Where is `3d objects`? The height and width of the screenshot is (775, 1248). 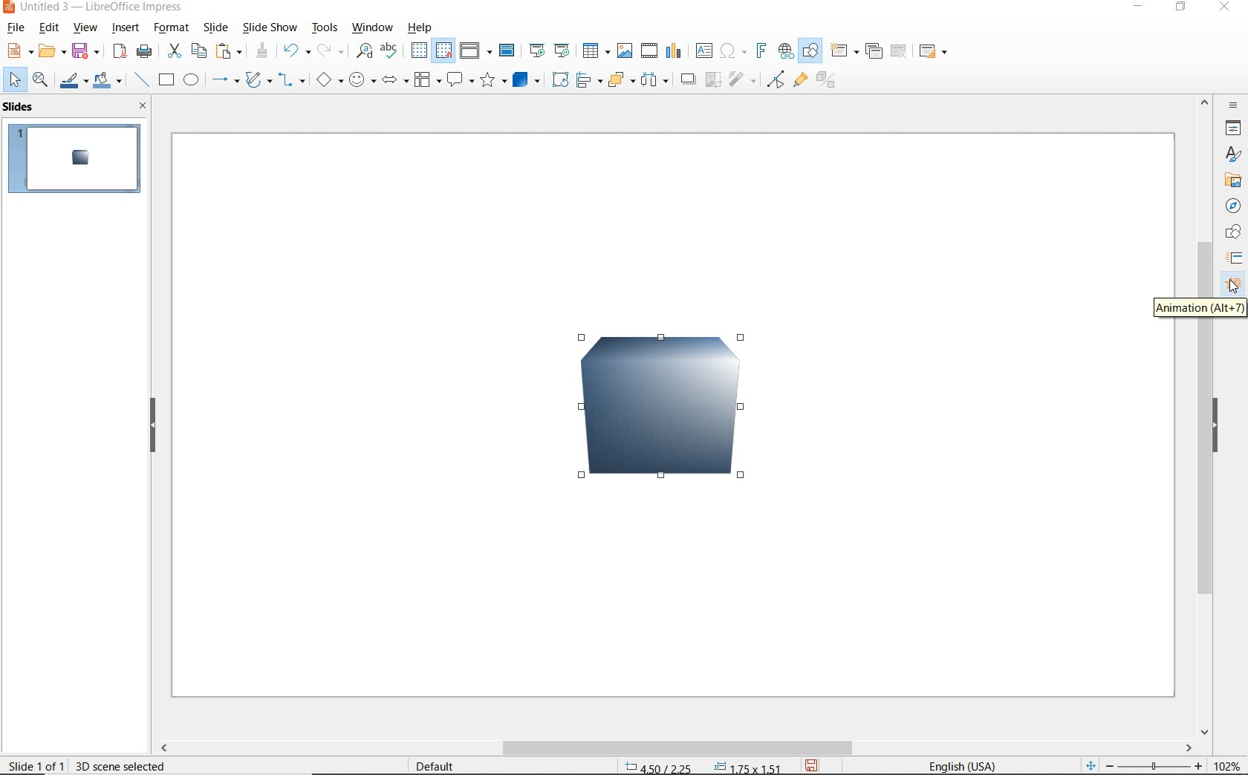 3d objects is located at coordinates (526, 80).